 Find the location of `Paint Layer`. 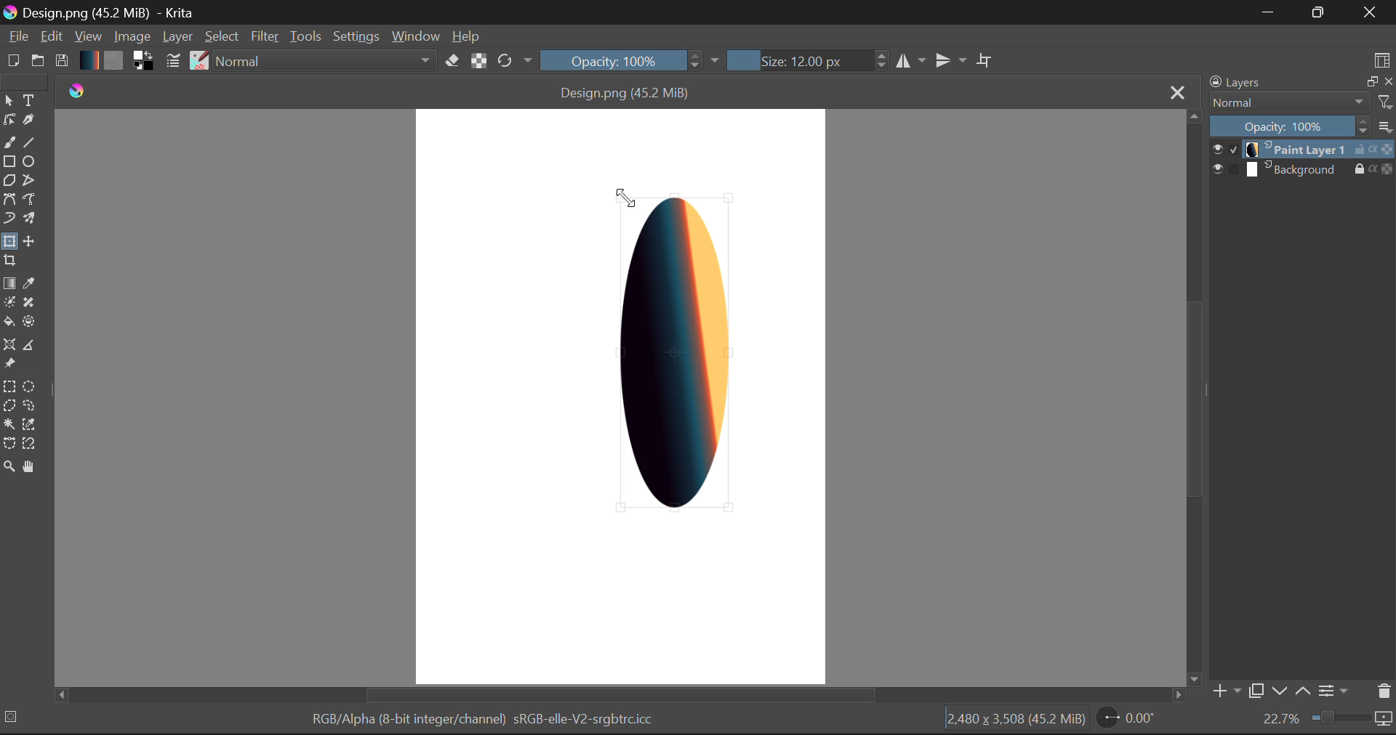

Paint Layer is located at coordinates (1303, 150).